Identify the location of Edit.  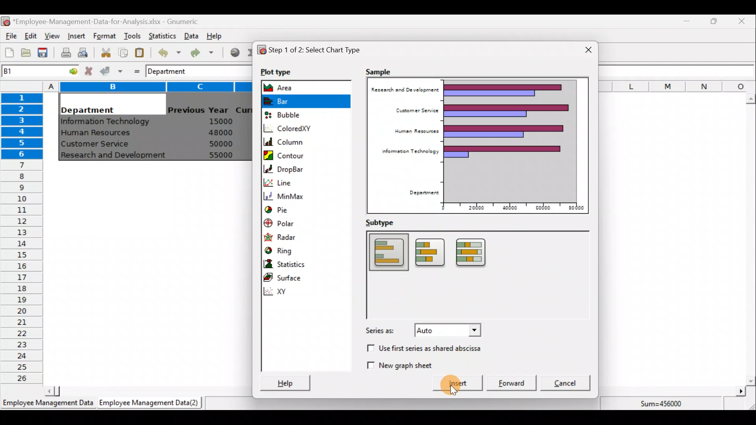
(31, 37).